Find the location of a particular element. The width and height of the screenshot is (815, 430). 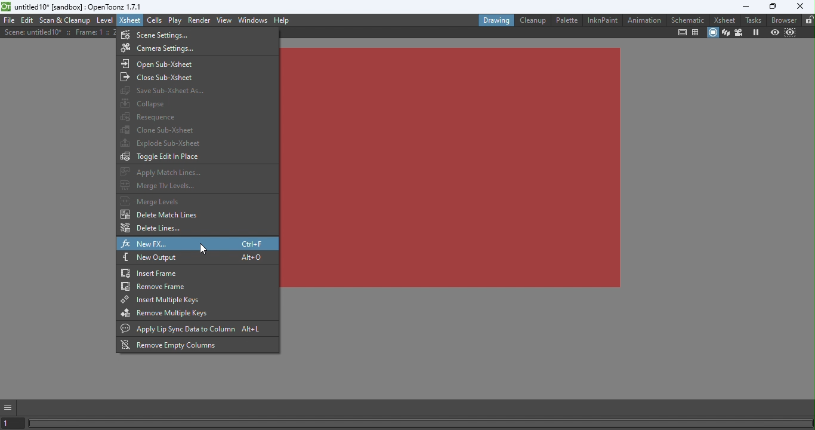

Field guide is located at coordinates (694, 33).